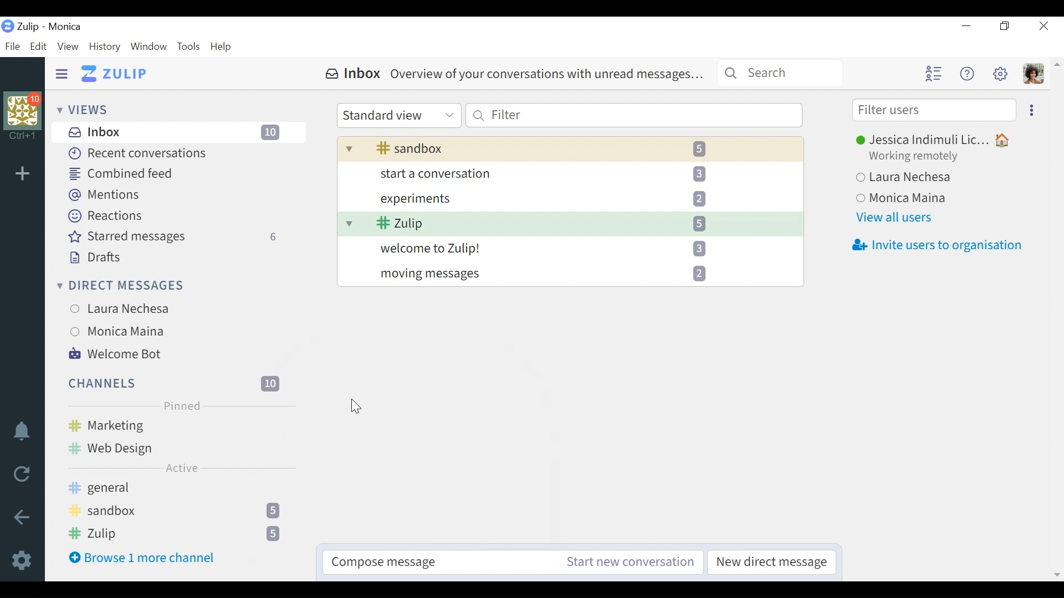 This screenshot has height=598, width=1064. What do you see at coordinates (897, 218) in the screenshot?
I see `View all users` at bounding box center [897, 218].